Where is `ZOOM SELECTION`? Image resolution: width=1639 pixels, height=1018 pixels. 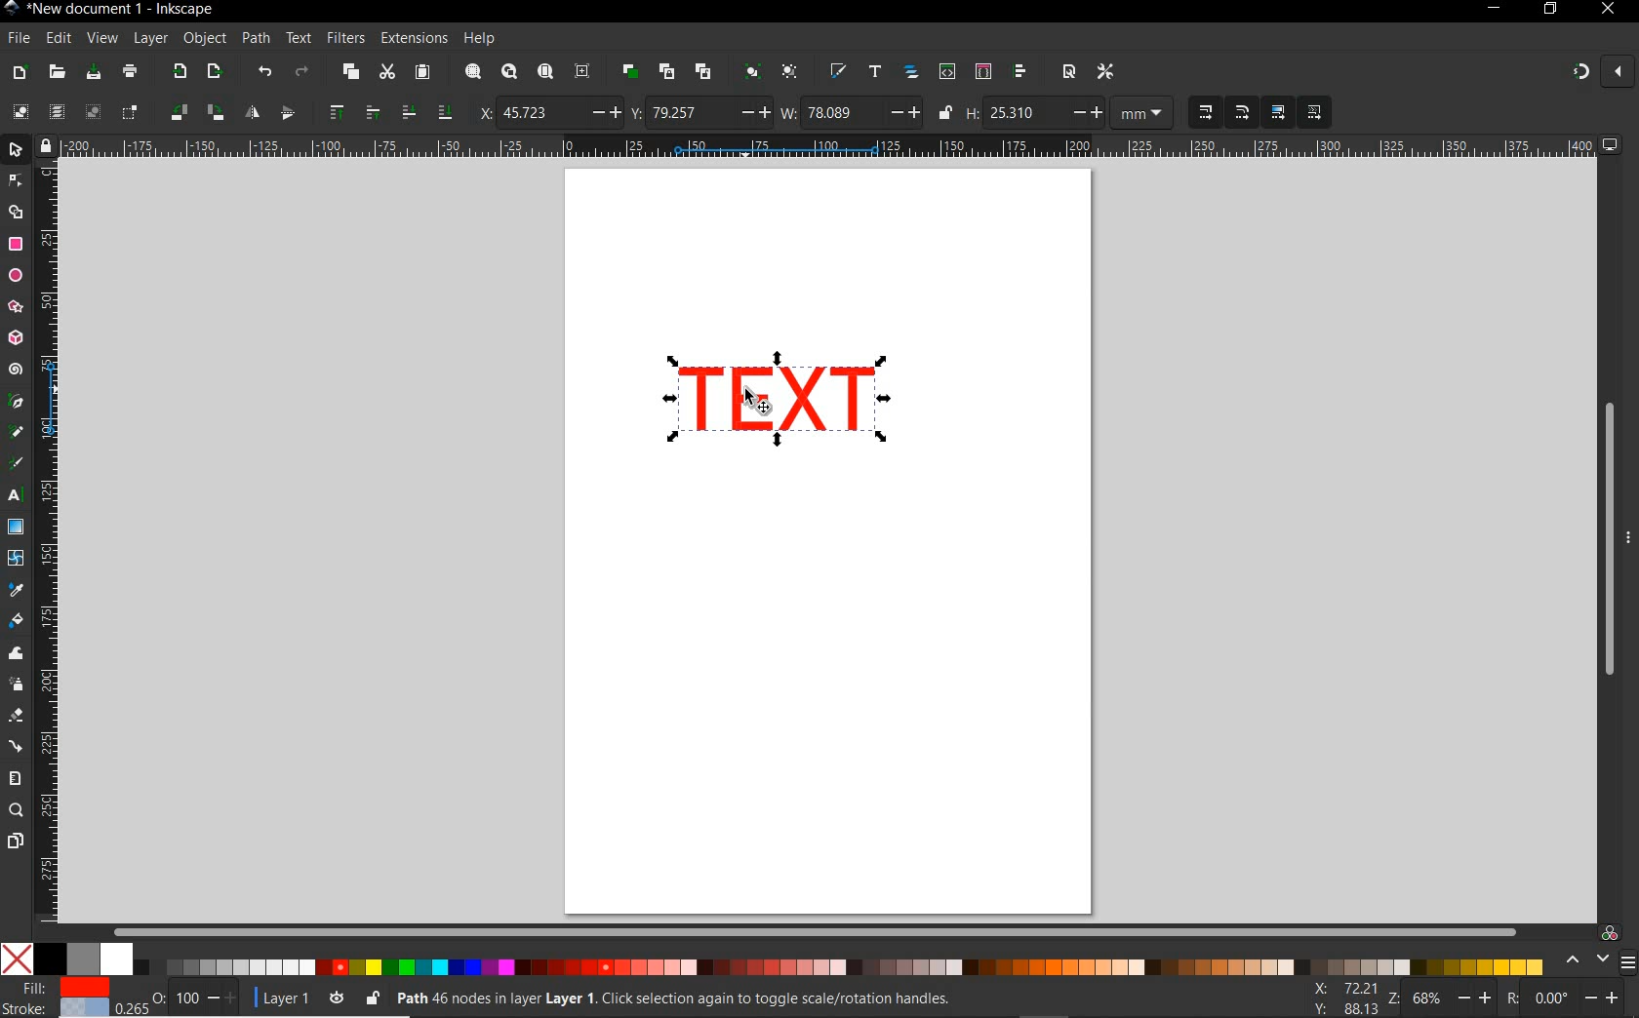 ZOOM SELECTION is located at coordinates (471, 73).